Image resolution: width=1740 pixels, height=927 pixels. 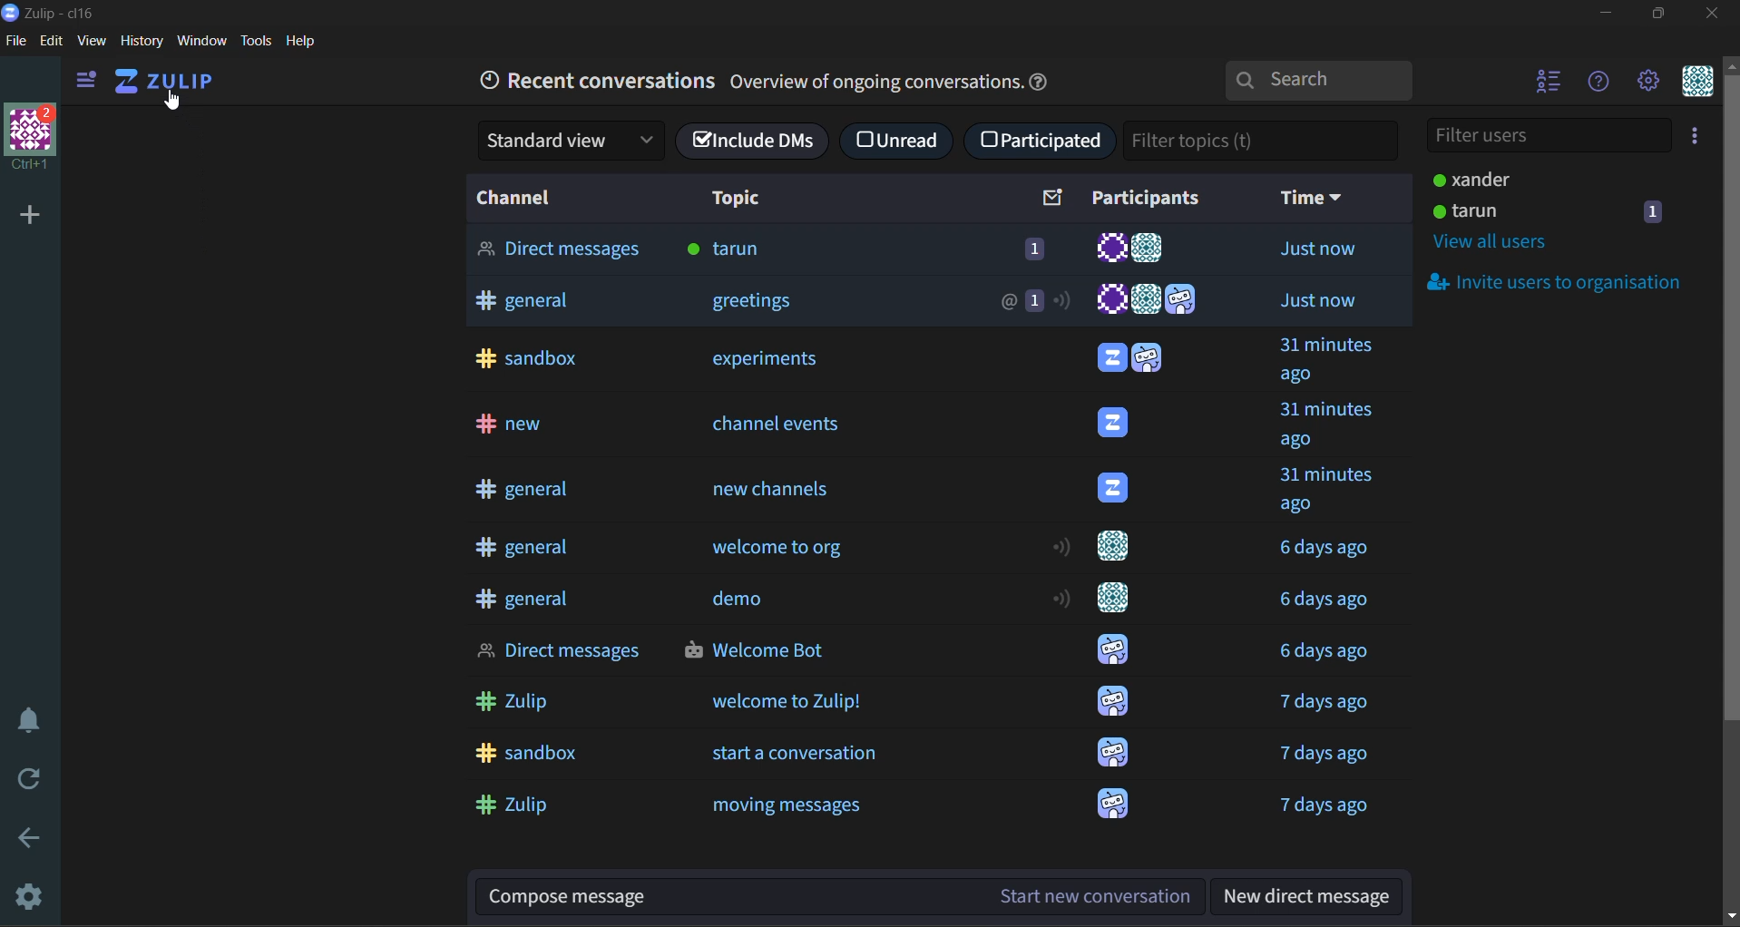 I want to click on history, so click(x=140, y=43).